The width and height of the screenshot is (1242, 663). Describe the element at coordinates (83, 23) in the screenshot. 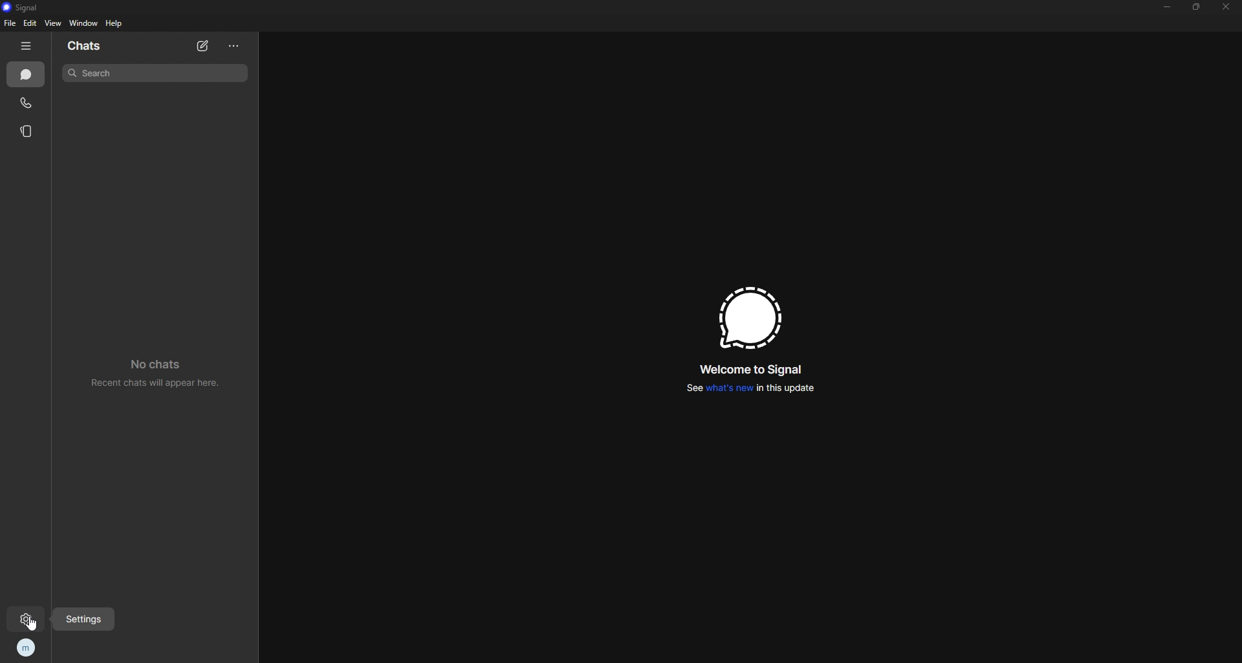

I see `window` at that location.